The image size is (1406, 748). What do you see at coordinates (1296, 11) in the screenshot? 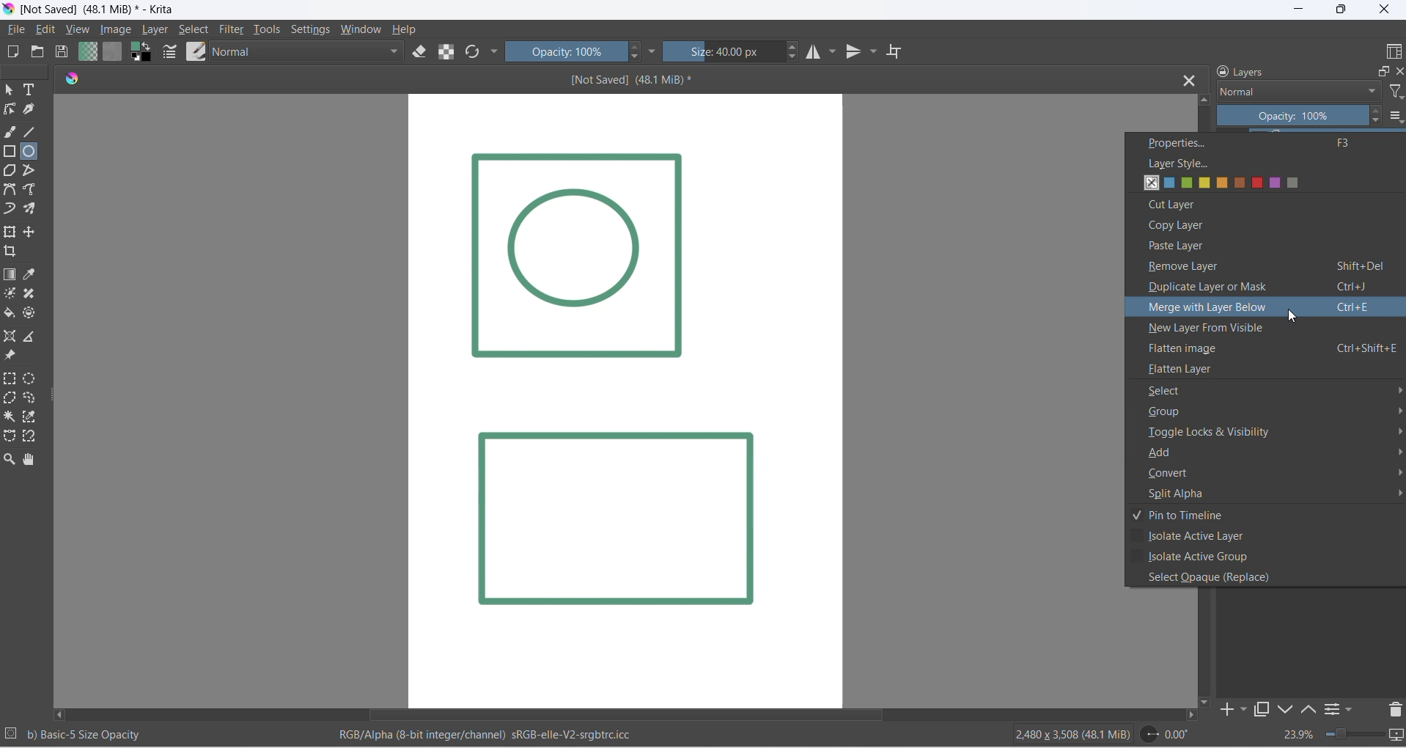
I see `minimize` at bounding box center [1296, 11].